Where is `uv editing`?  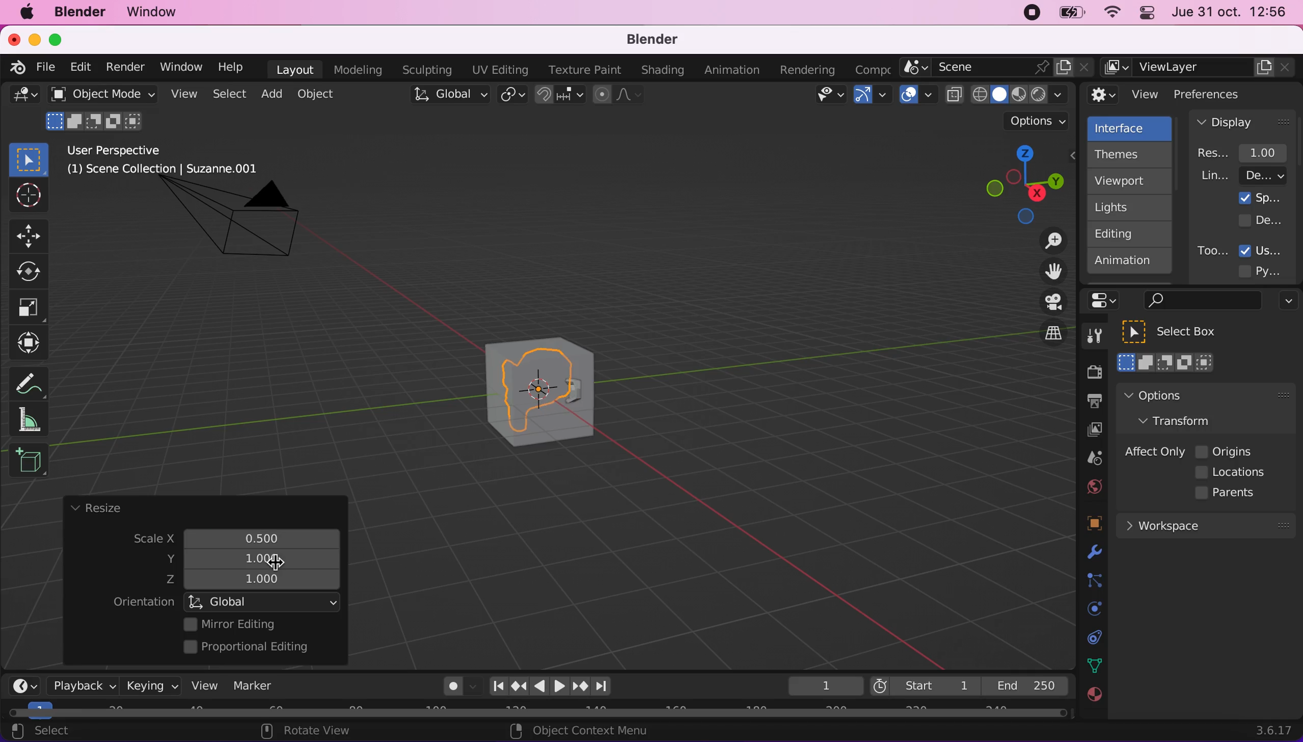 uv editing is located at coordinates (499, 70).